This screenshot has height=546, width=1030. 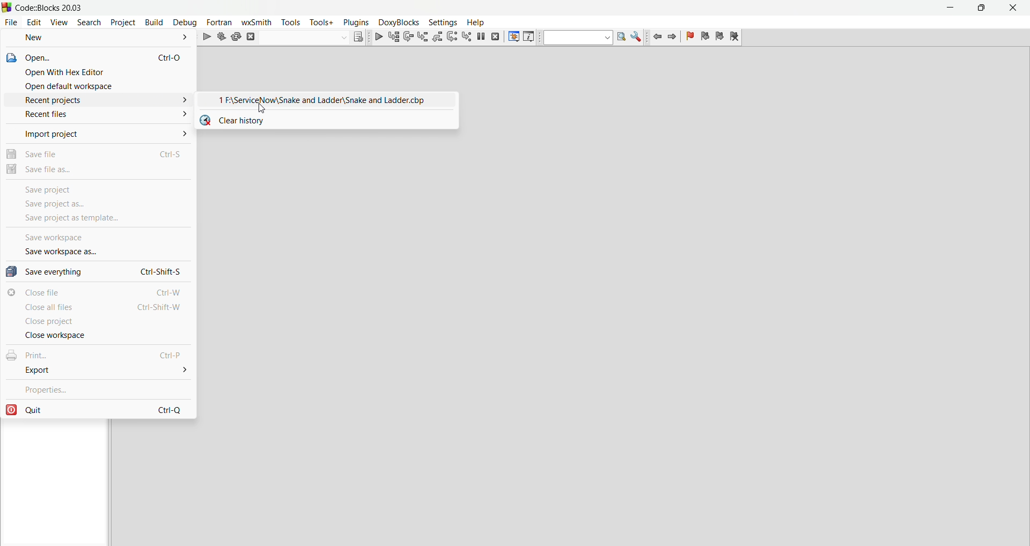 I want to click on file, so click(x=12, y=22).